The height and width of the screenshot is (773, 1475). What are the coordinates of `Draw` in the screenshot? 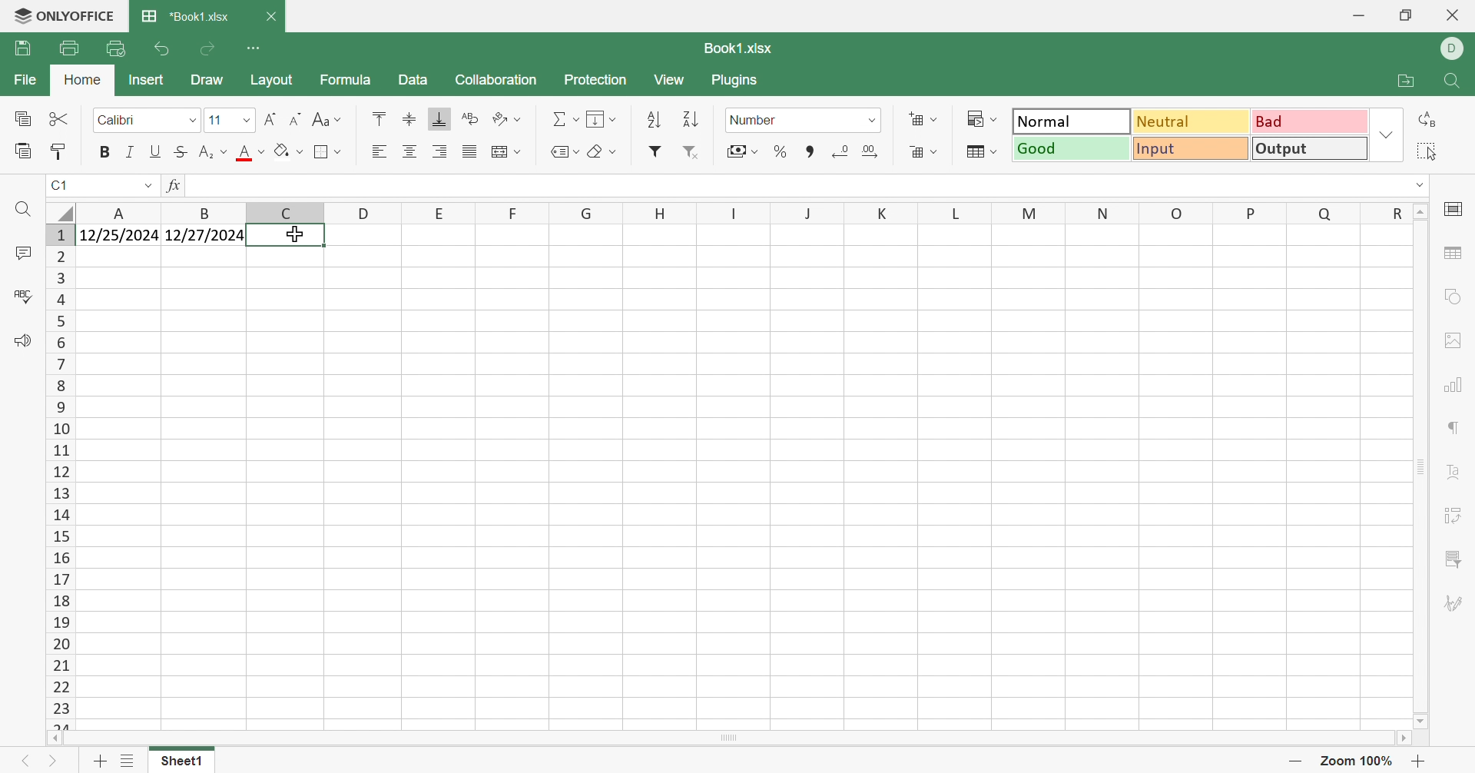 It's located at (205, 78).